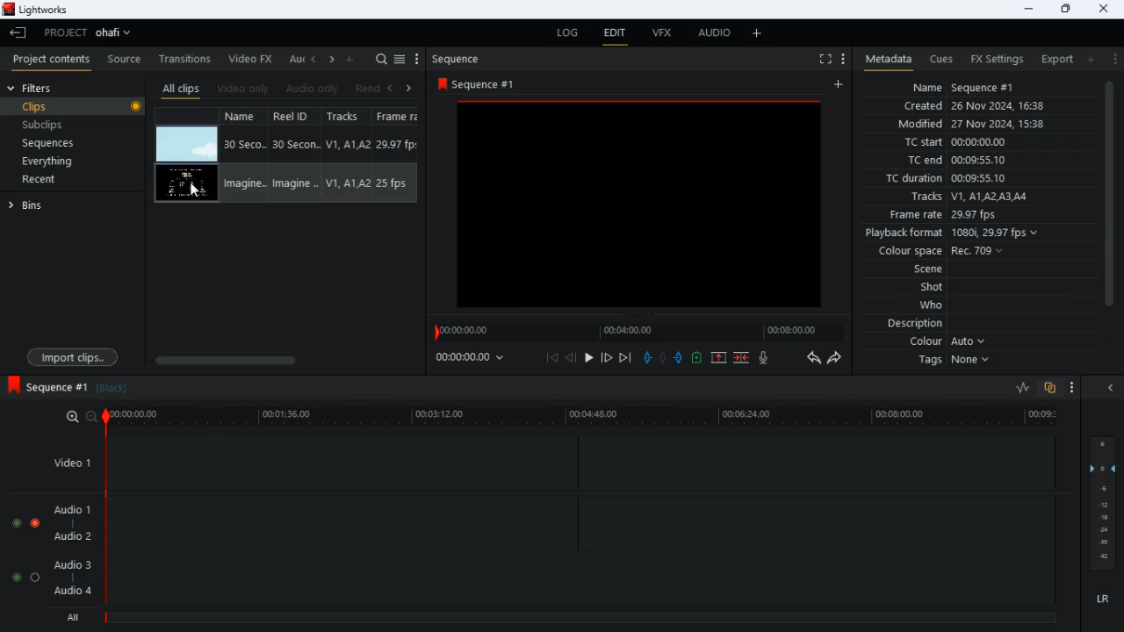  Describe the element at coordinates (767, 359) in the screenshot. I see `mic` at that location.